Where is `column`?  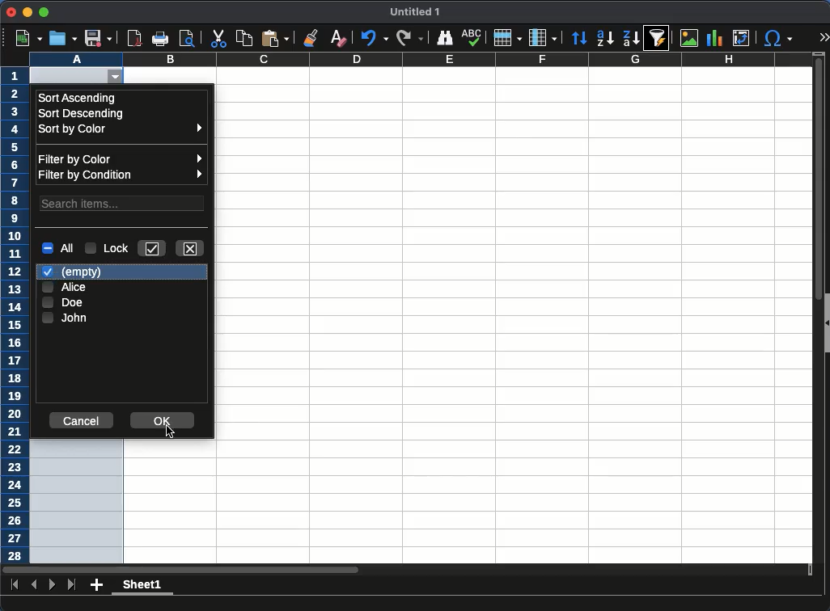 column is located at coordinates (420, 59).